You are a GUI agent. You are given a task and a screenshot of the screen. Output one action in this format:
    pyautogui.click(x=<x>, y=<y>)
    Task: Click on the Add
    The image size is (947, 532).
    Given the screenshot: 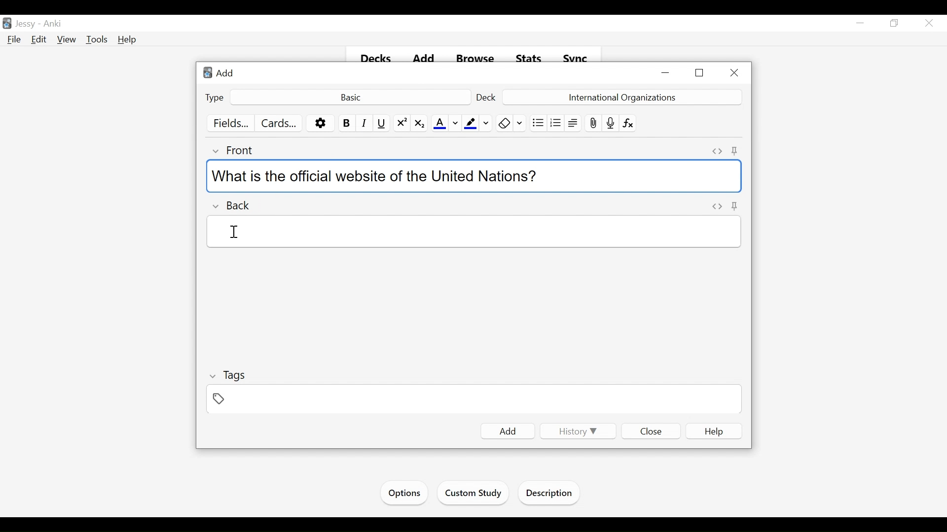 What is the action you would take?
    pyautogui.click(x=226, y=73)
    